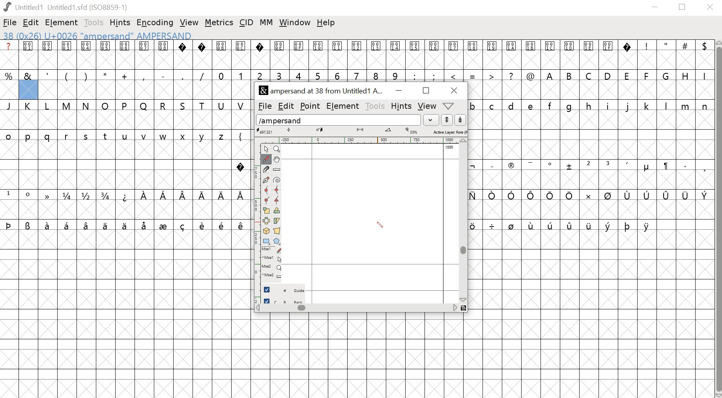  Describe the element at coordinates (447, 120) in the screenshot. I see `previous word in the word list` at that location.